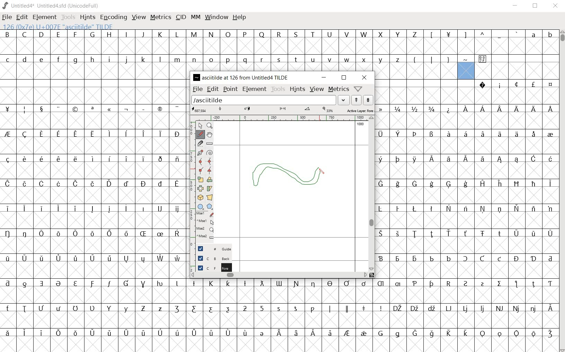  Describe the element at coordinates (466, 71) in the screenshot. I see `126 (0X7e) U+007E "asciitilde" TILDE` at that location.